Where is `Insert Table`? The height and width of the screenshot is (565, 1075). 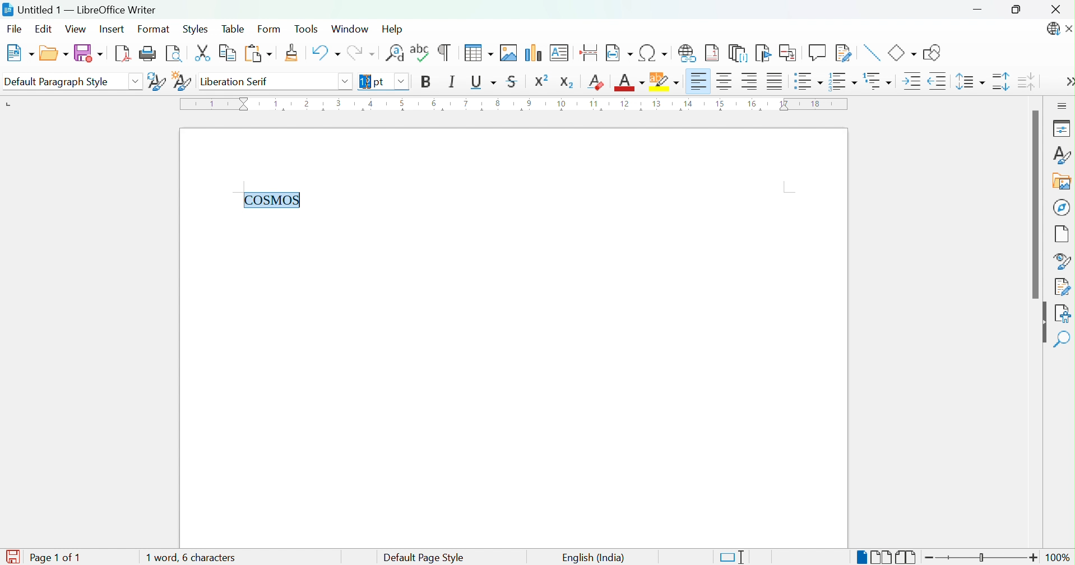 Insert Table is located at coordinates (476, 53).